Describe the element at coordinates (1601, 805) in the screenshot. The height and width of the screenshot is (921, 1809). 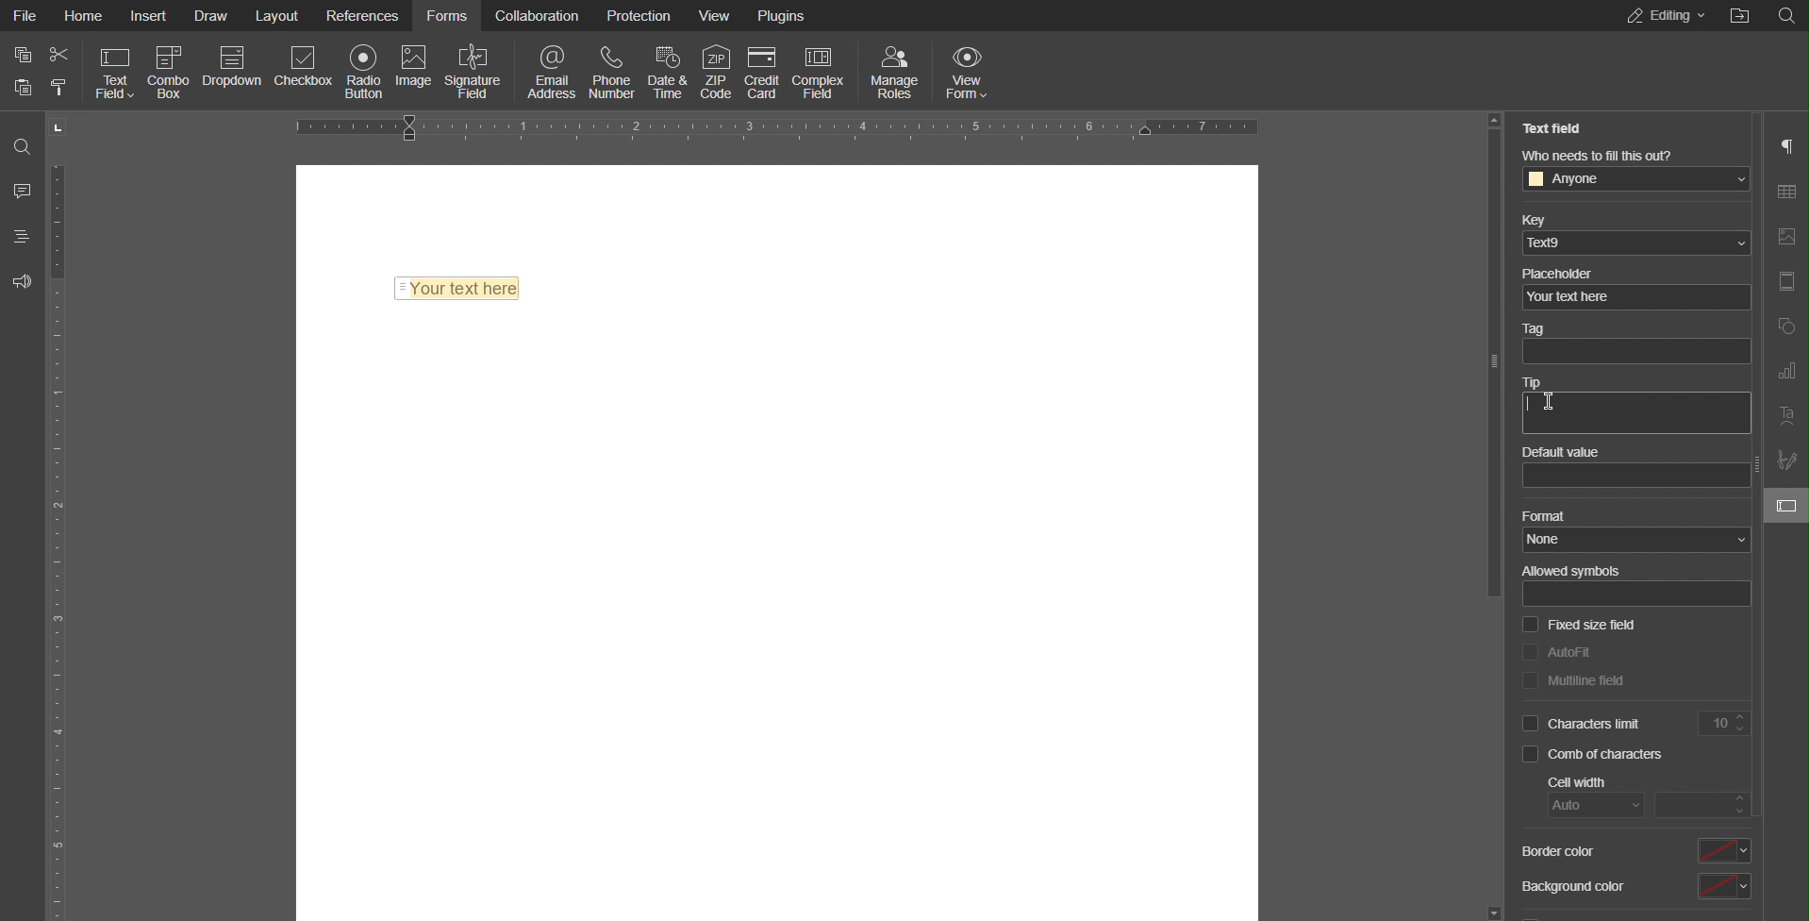
I see `auto` at that location.